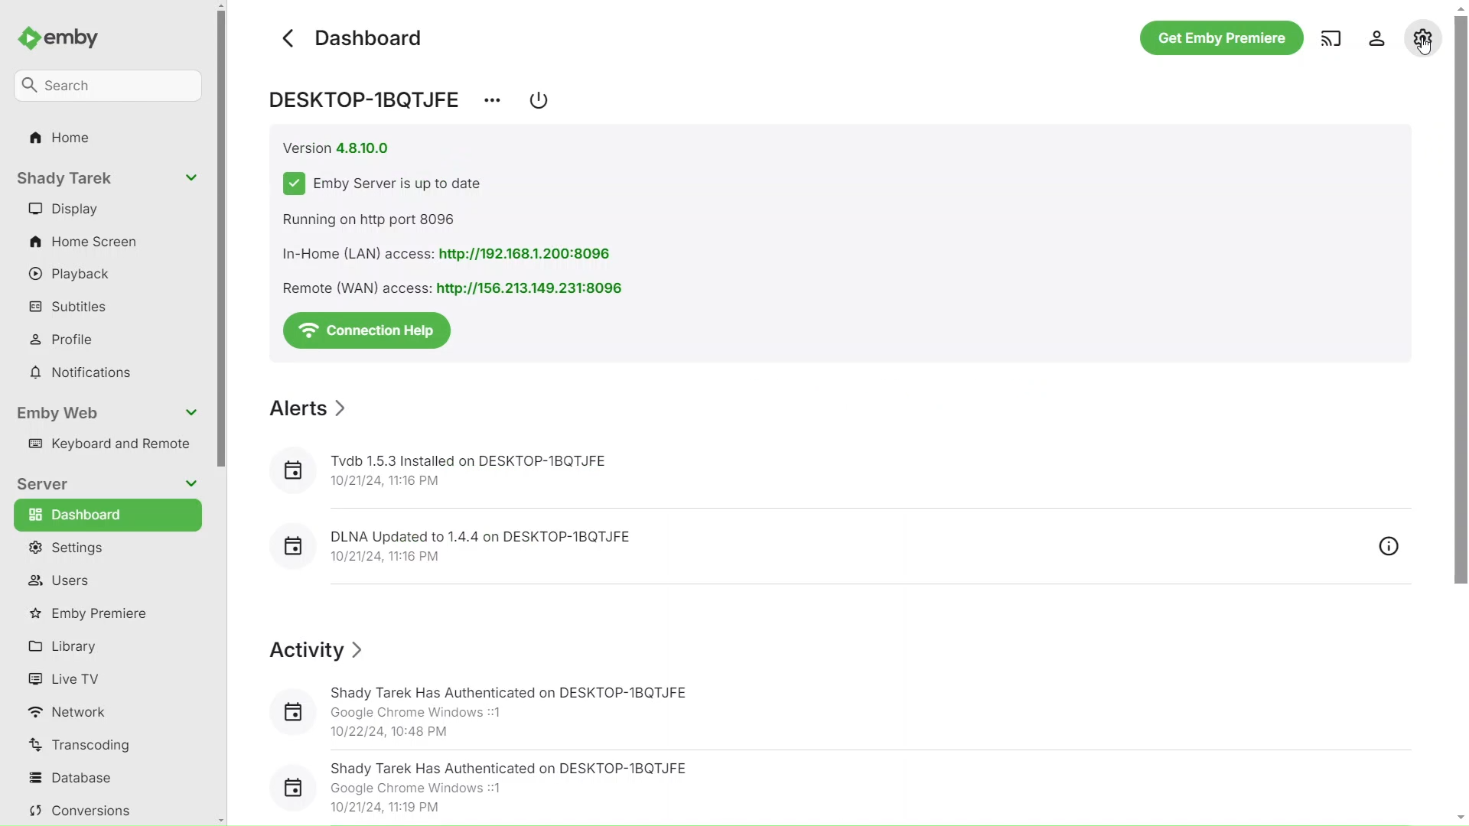  What do you see at coordinates (543, 543) in the screenshot?
I see `[i] DLNA Updated to 1.4.4 on DESKTOP-1BQTJFE
10/21/24, 11:16 PM` at bounding box center [543, 543].